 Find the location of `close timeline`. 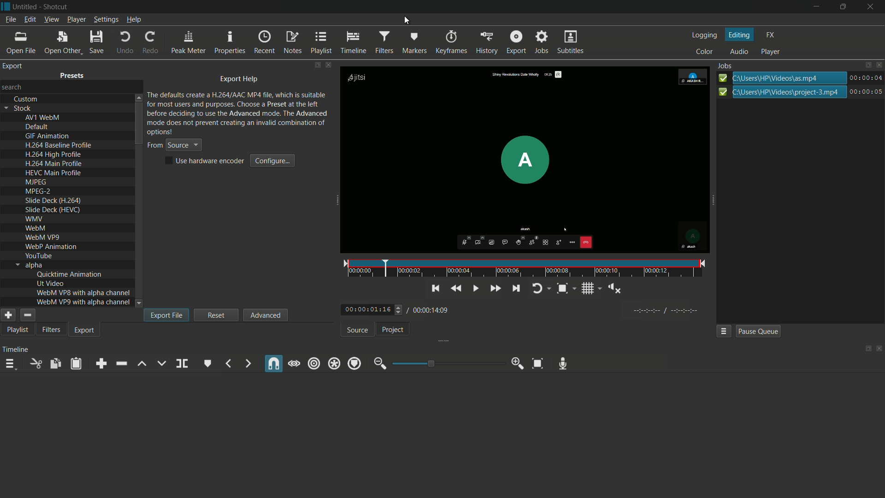

close timeline is located at coordinates (879, 350).